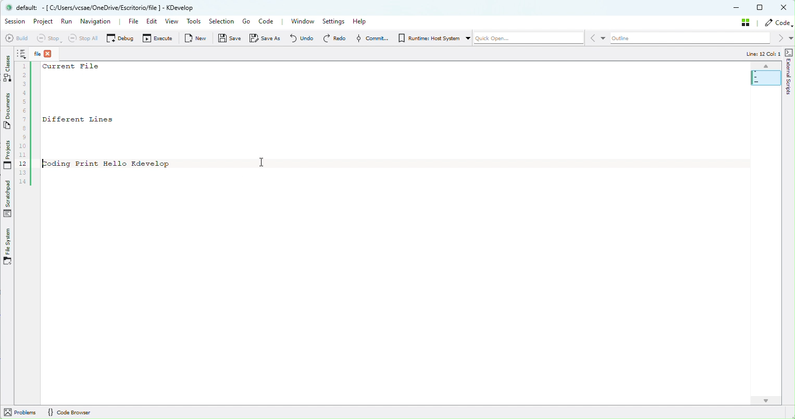 The height and width of the screenshot is (419, 795). Describe the element at coordinates (264, 162) in the screenshot. I see `Cursor` at that location.